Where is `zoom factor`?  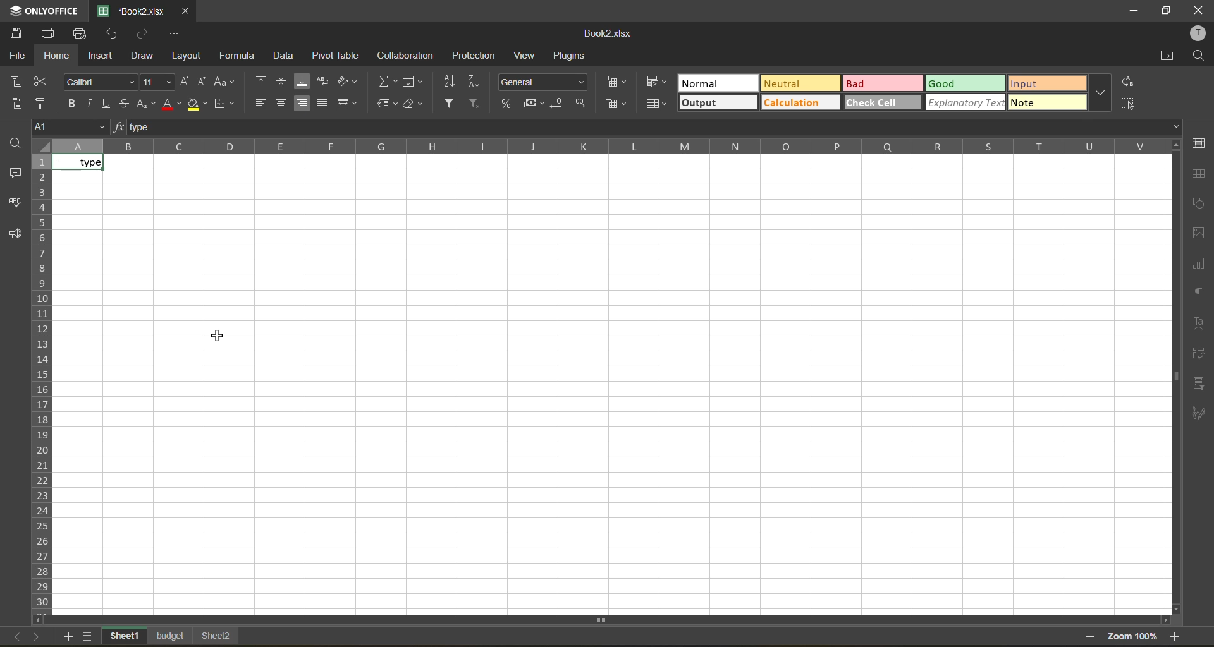
zoom factor is located at coordinates (1131, 638).